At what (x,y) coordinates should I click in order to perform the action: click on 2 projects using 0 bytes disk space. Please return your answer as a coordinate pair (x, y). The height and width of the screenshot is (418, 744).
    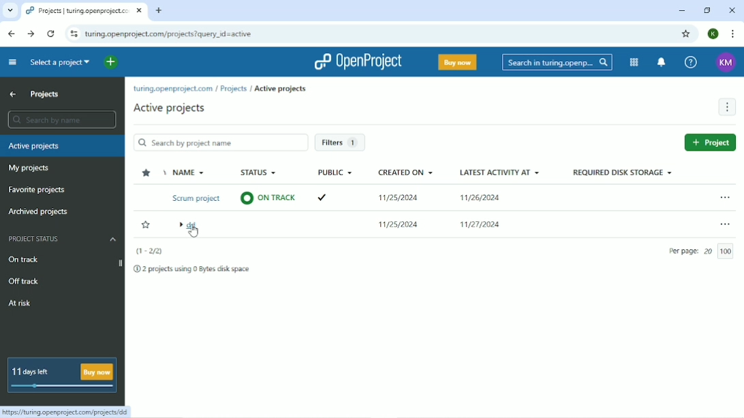
    Looking at the image, I should click on (196, 269).